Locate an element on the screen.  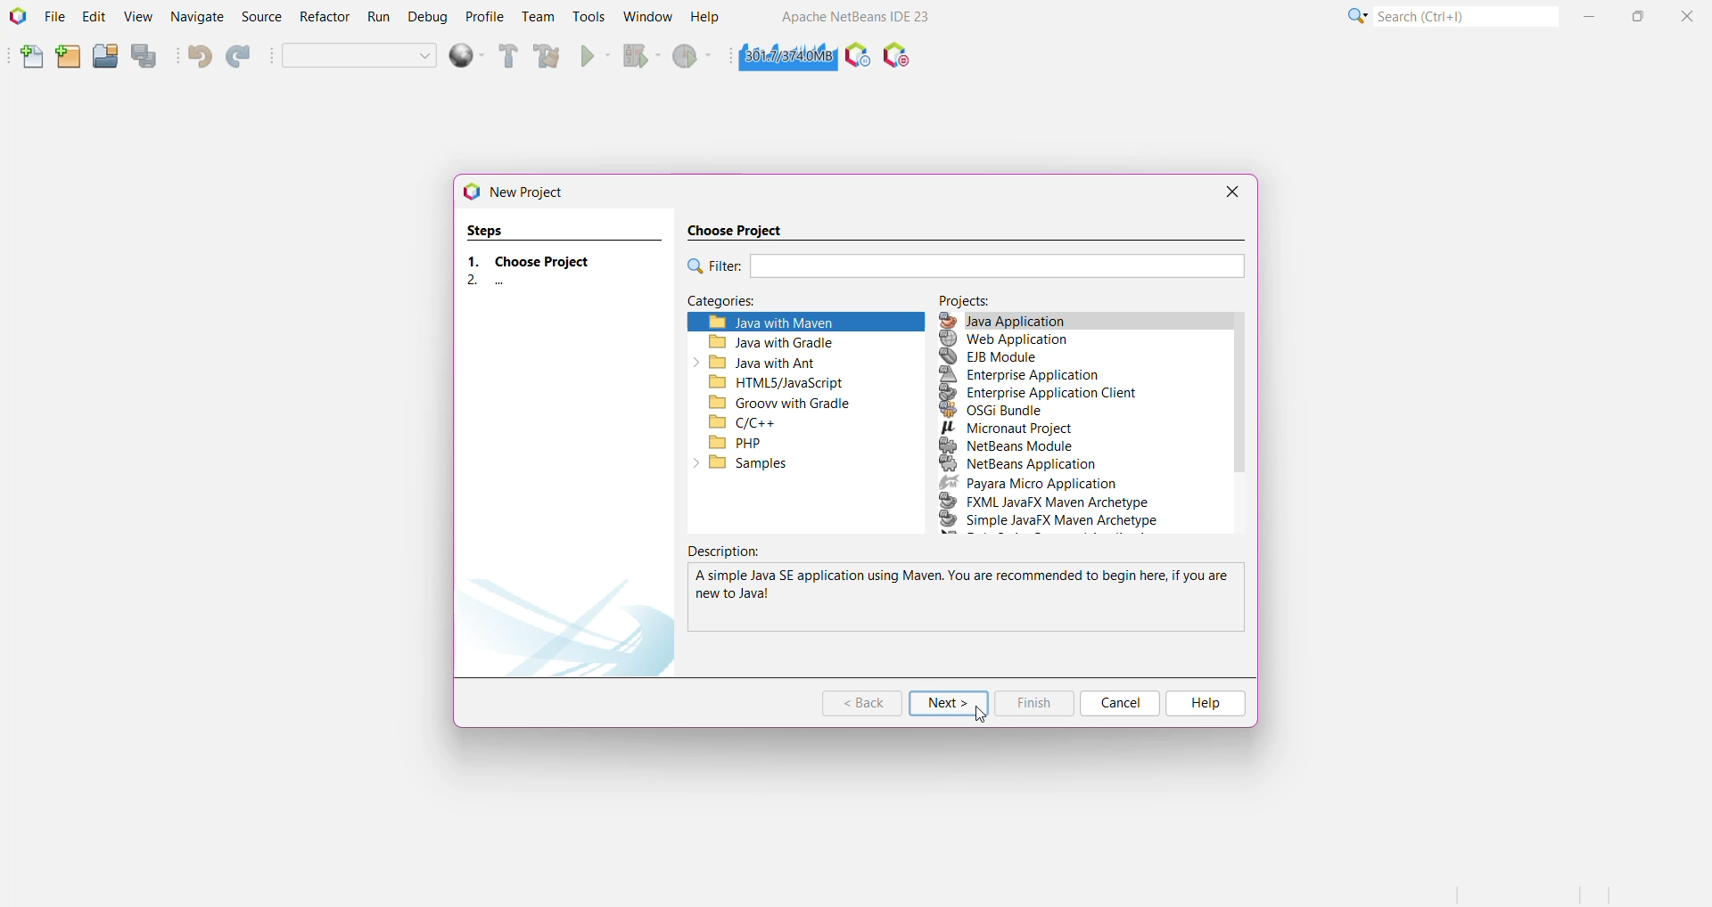
Description is located at coordinates (725, 549).